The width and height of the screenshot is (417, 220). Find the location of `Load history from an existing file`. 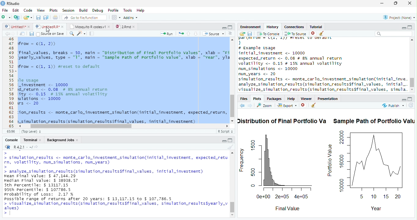

Load history from an existing file is located at coordinates (242, 34).